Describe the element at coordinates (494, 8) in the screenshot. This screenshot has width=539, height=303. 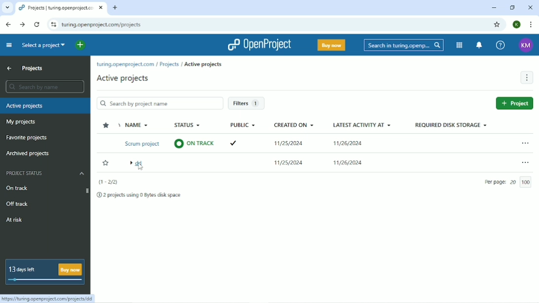
I see `Minimize` at that location.